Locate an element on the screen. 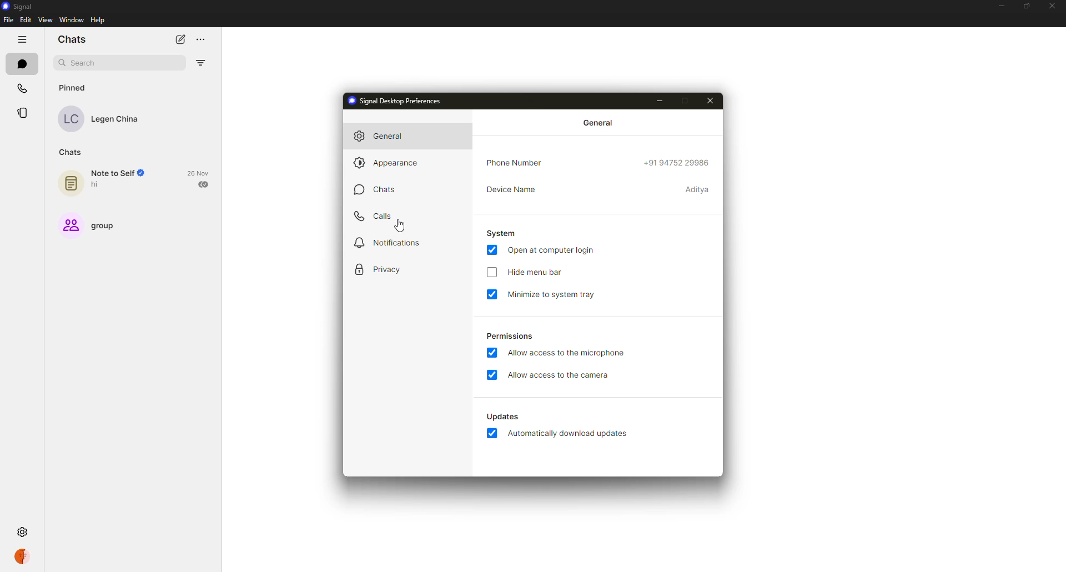 Image resolution: width=1066 pixels, height=572 pixels. system is located at coordinates (503, 233).